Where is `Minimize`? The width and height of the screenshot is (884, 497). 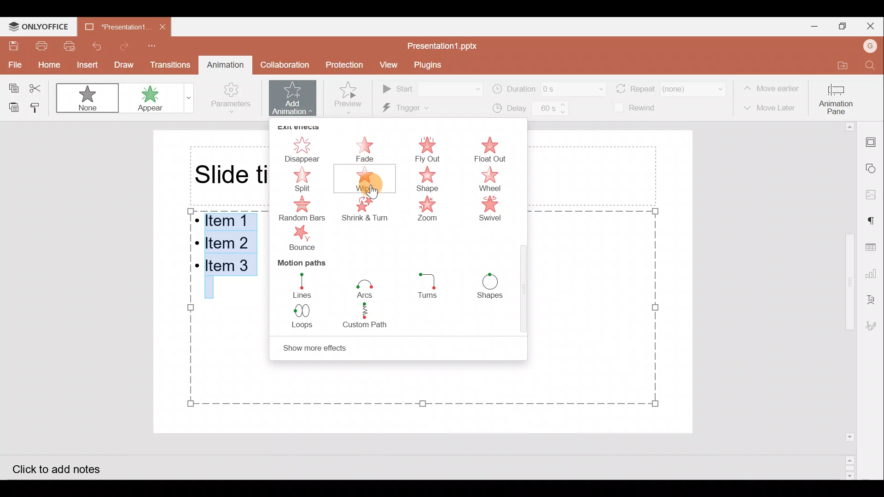
Minimize is located at coordinates (808, 27).